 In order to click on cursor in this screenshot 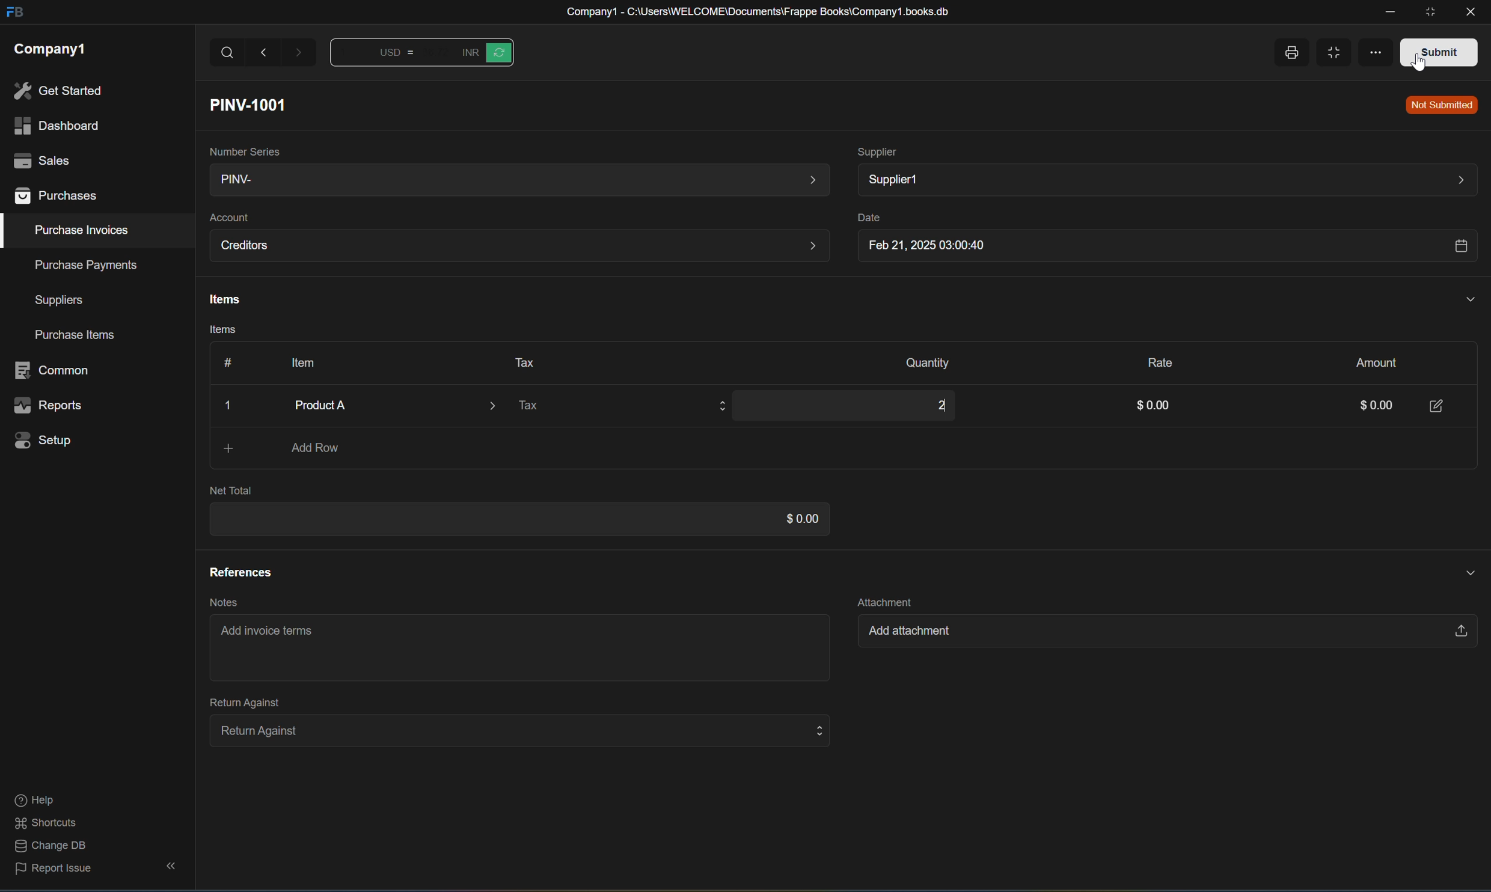, I will do `click(1418, 67)`.